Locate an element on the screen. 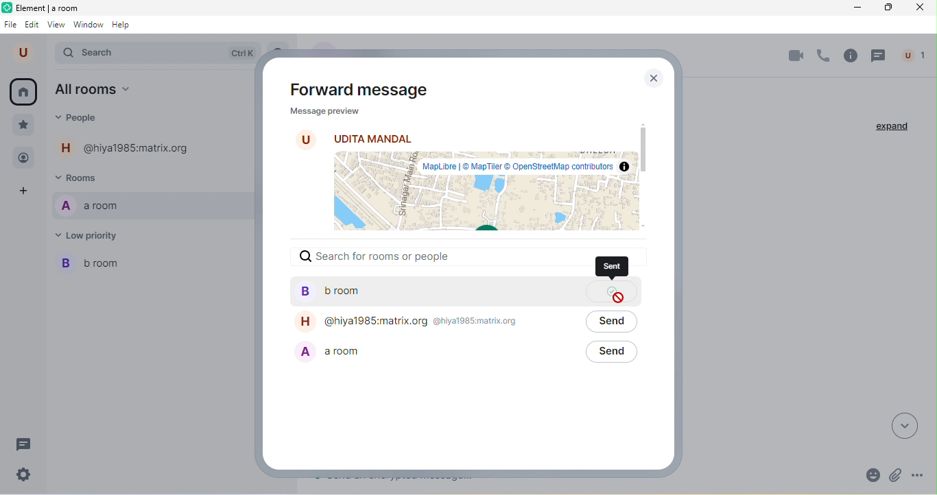 This screenshot has width=937, height=495. settings is located at coordinates (26, 474).